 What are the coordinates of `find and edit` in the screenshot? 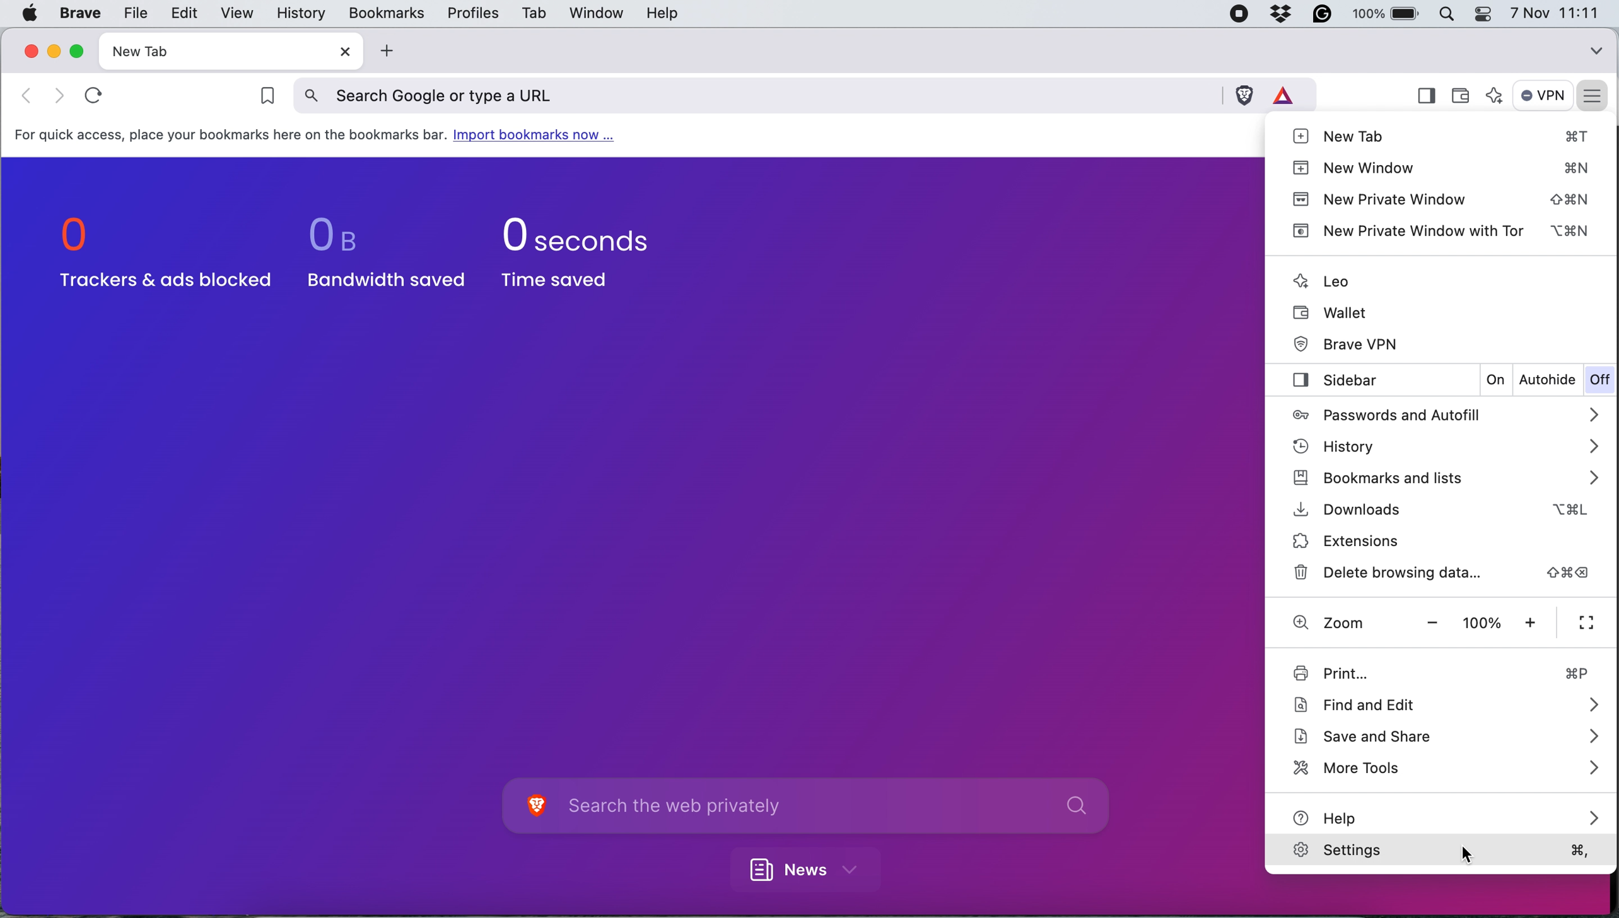 It's located at (1444, 702).